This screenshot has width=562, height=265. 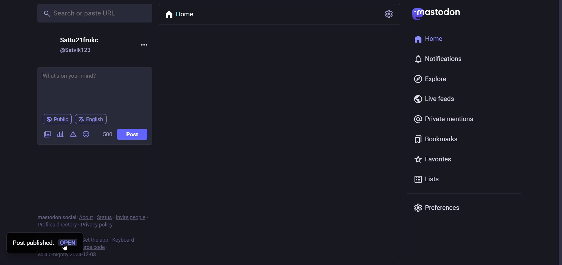 I want to click on status, so click(x=103, y=217).